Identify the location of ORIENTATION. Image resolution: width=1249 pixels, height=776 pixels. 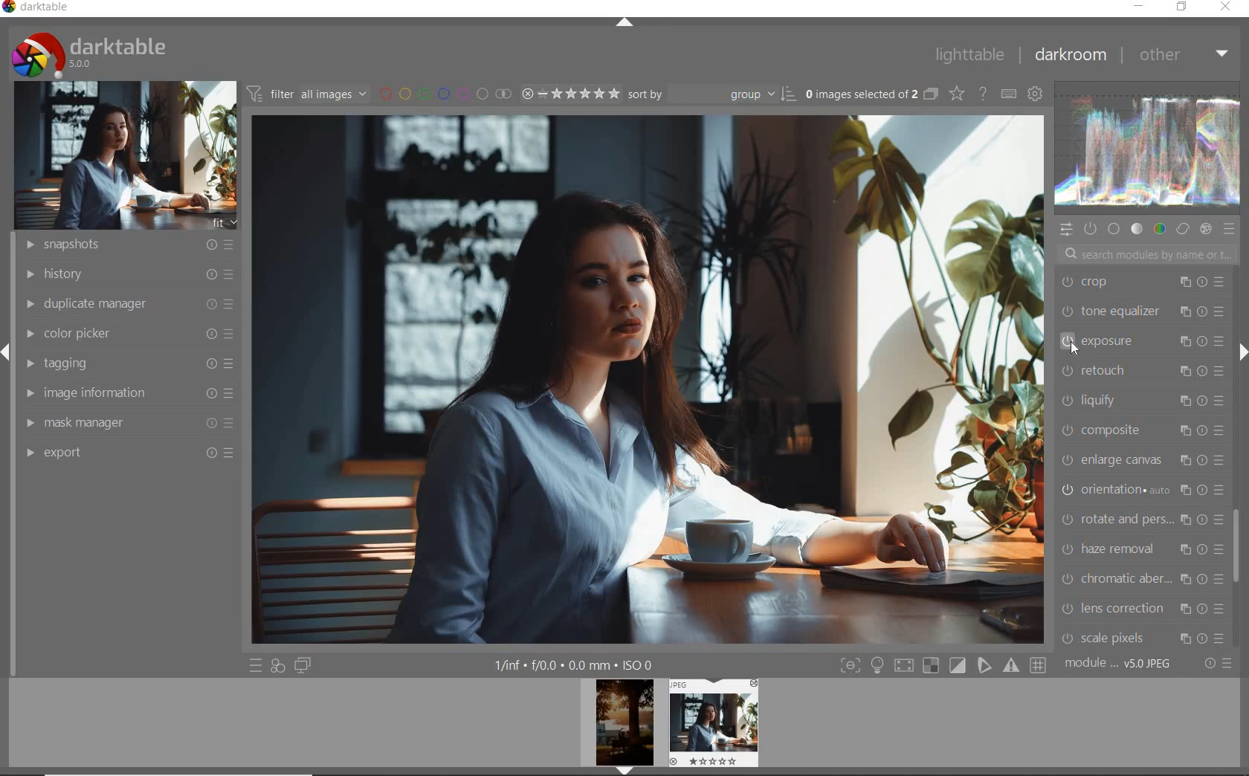
(1145, 489).